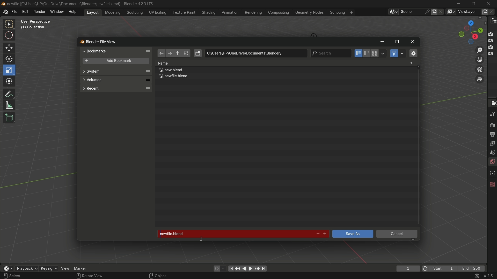 The height and width of the screenshot is (279, 497). Describe the element at coordinates (230, 12) in the screenshot. I see `animation menu` at that location.